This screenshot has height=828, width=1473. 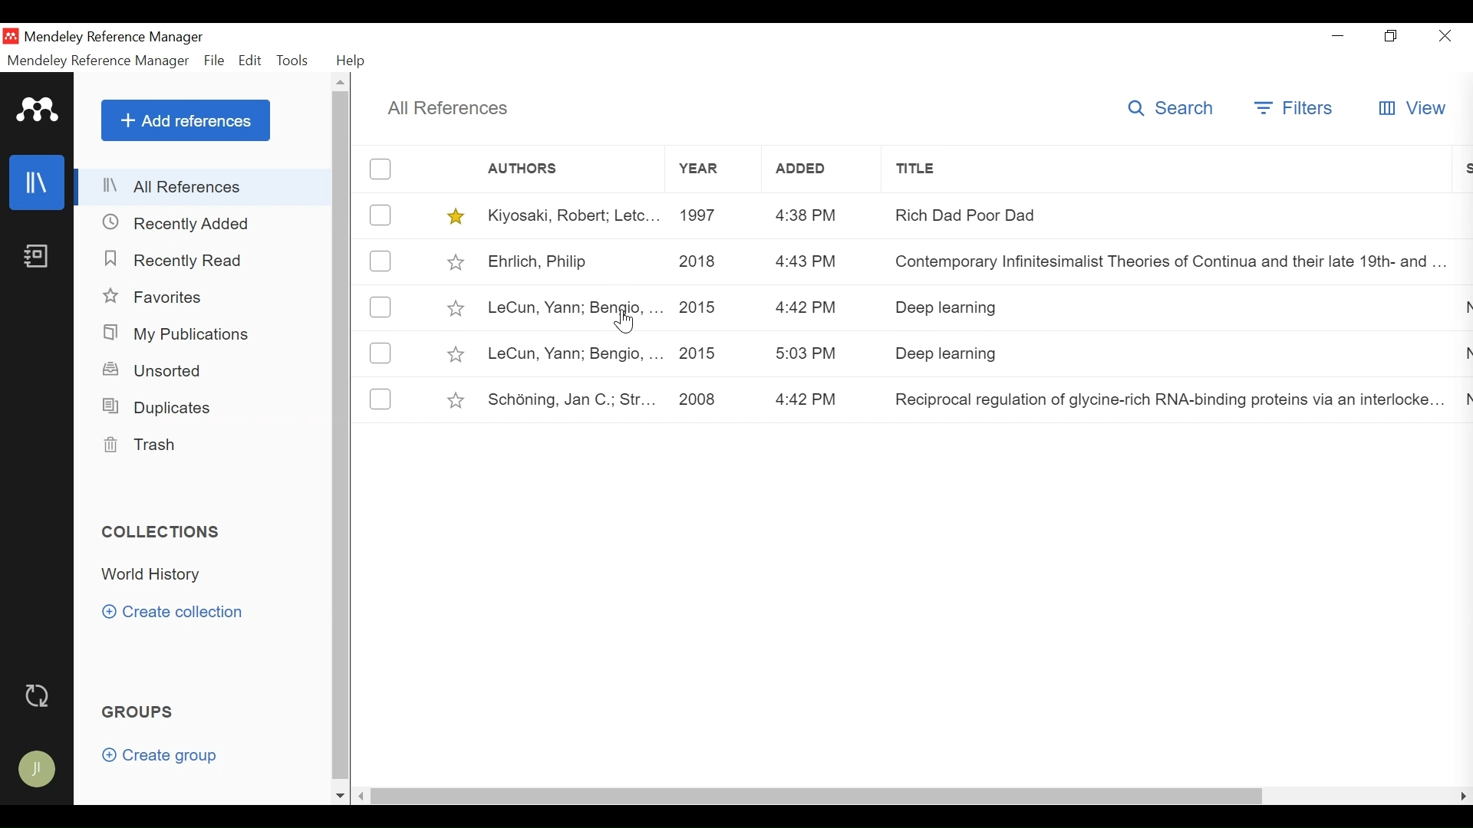 I want to click on Collections, so click(x=166, y=532).